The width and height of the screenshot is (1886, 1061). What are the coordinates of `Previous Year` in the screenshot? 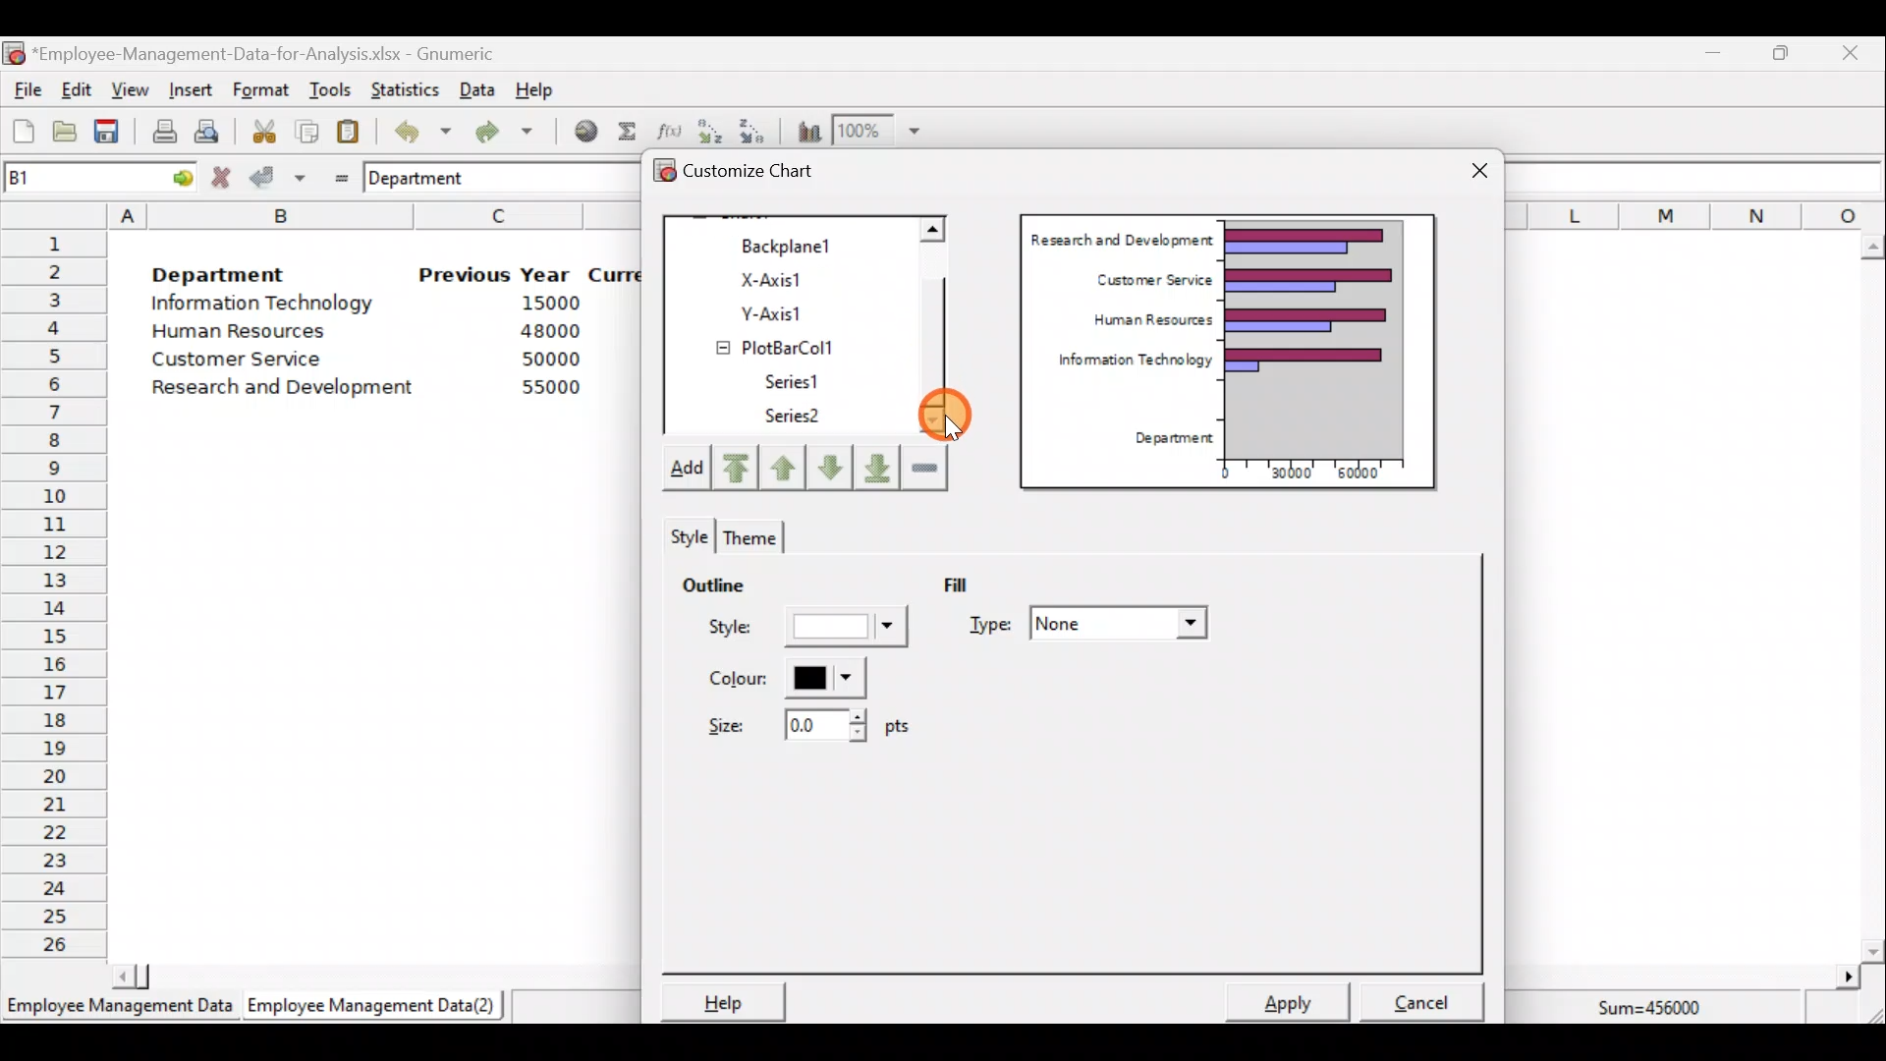 It's located at (495, 275).